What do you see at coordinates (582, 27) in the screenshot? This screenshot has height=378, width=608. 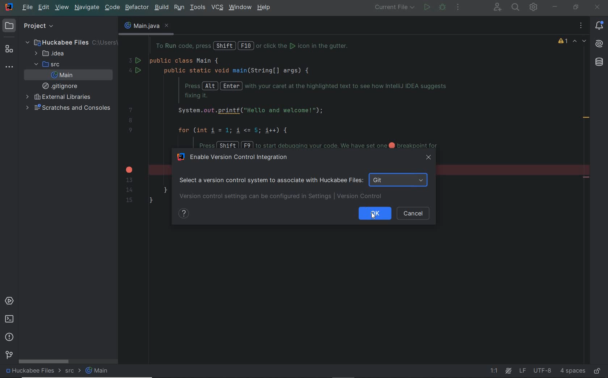 I see `recent files, tab actions` at bounding box center [582, 27].